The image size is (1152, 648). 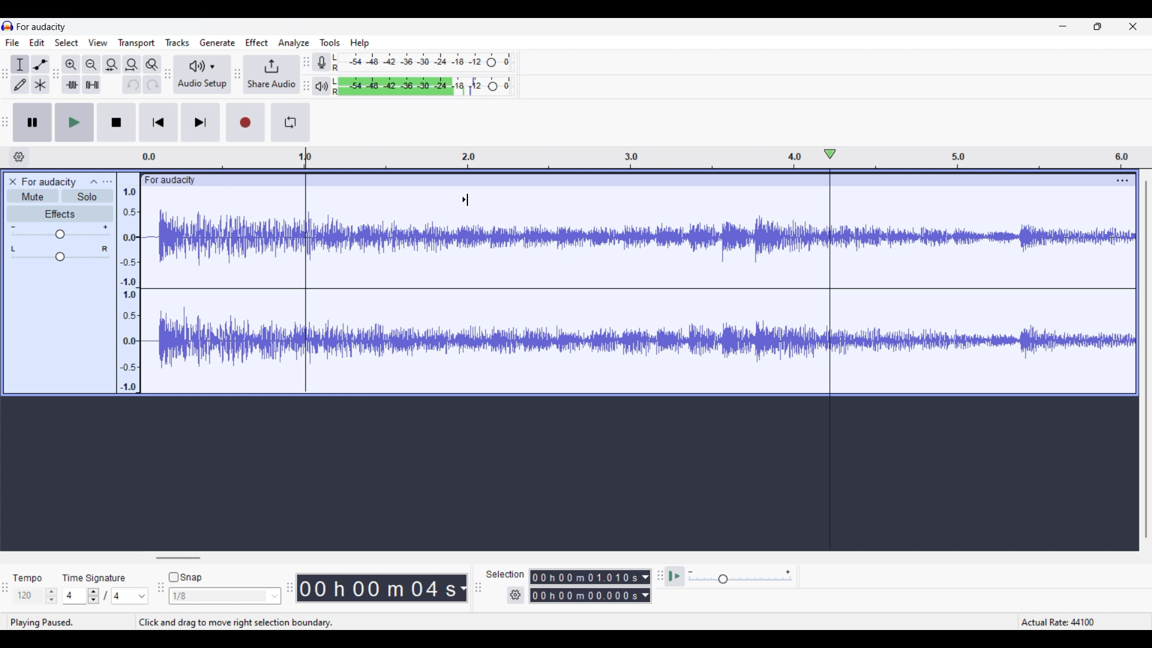 I want to click on Share audio, so click(x=271, y=74).